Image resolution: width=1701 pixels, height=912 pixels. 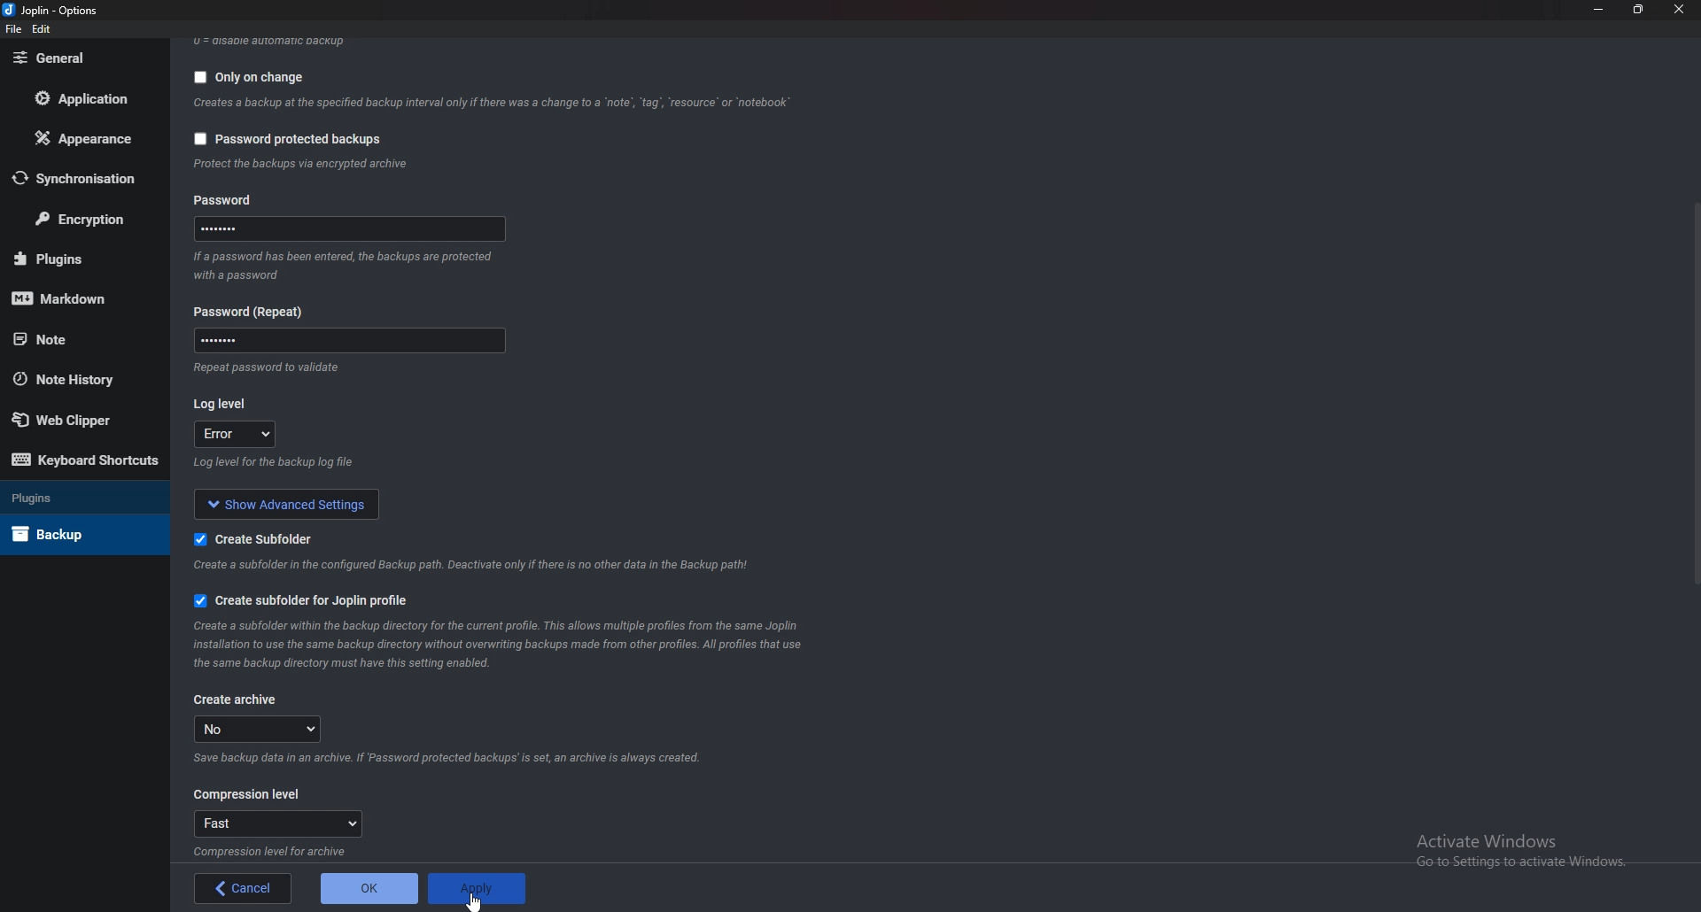 I want to click on password, so click(x=228, y=200).